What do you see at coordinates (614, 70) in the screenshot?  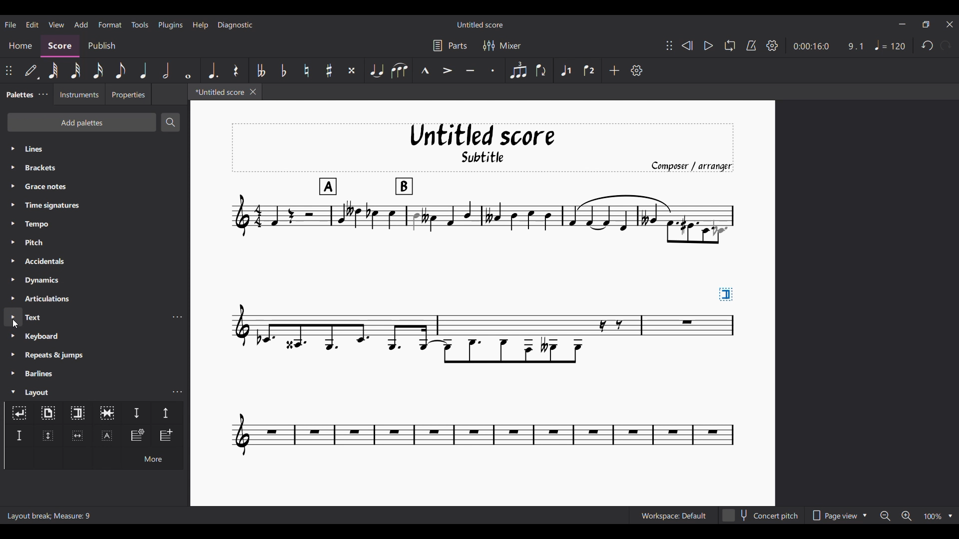 I see `Add` at bounding box center [614, 70].